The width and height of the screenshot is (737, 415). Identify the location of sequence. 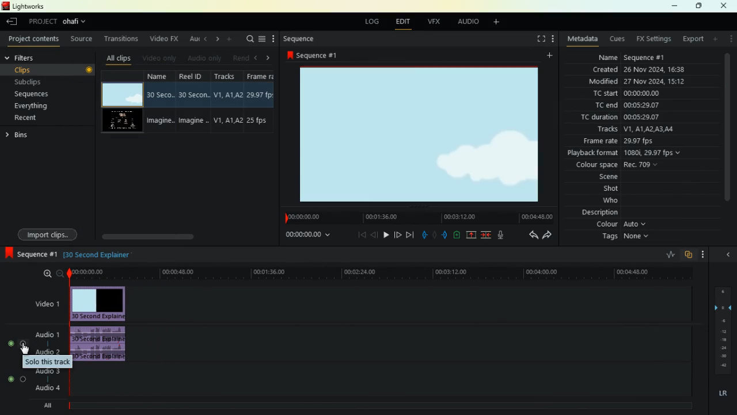
(29, 254).